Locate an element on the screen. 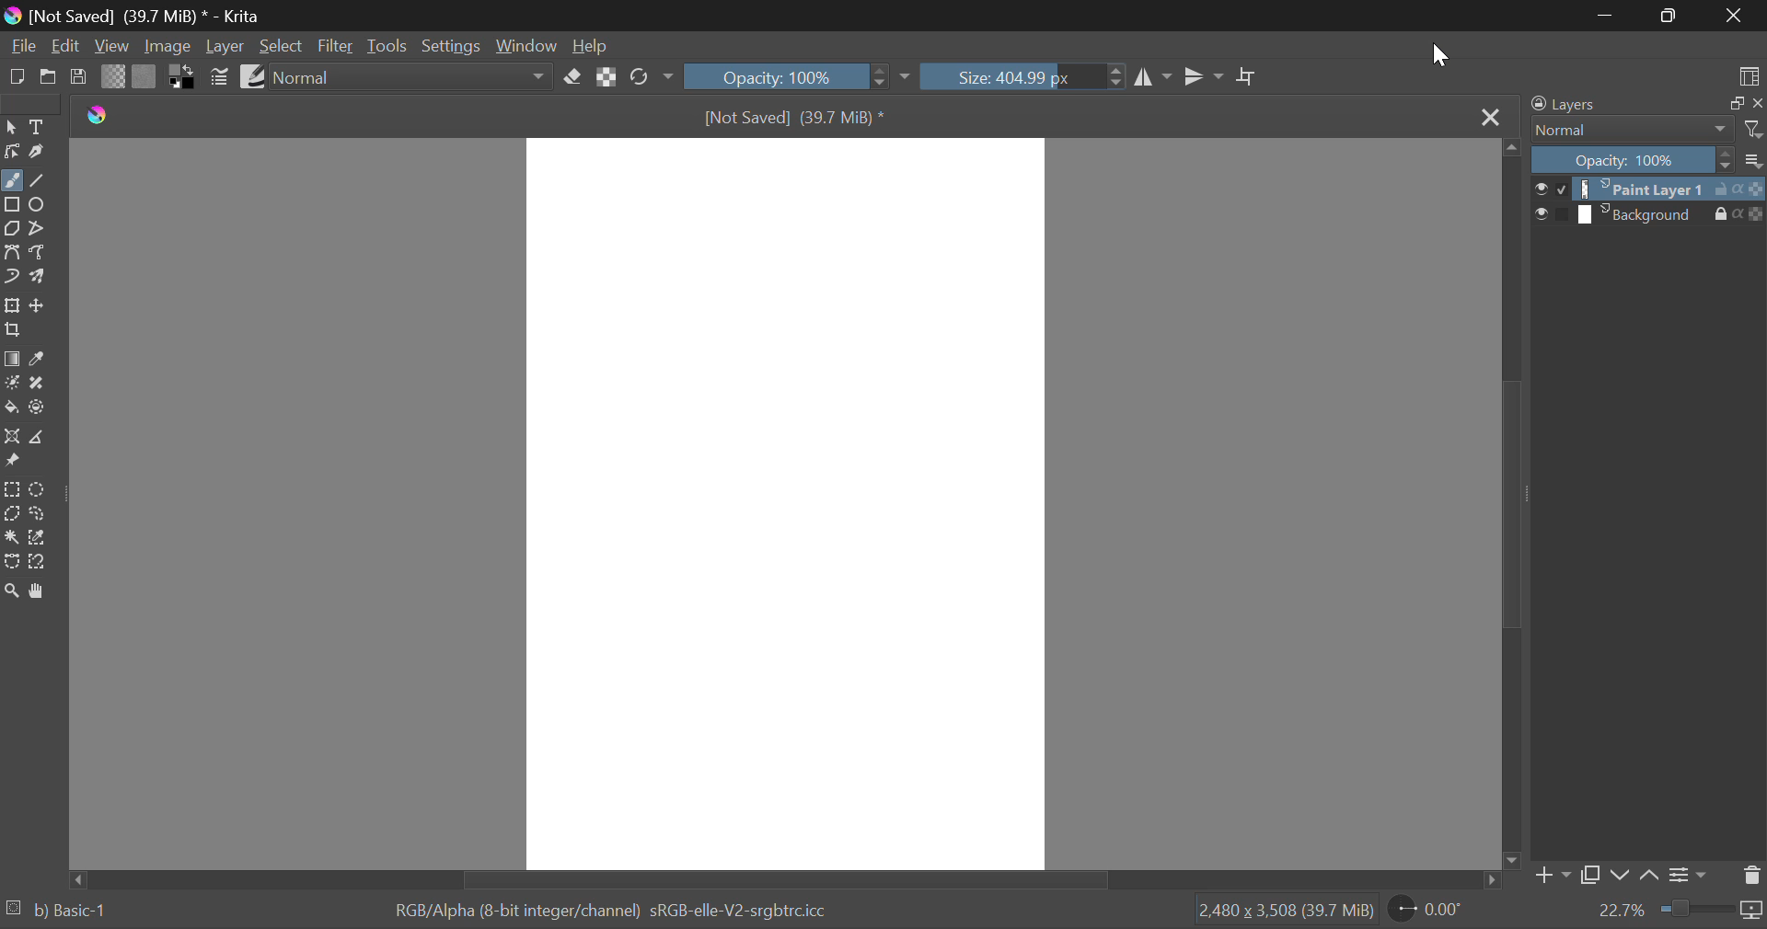 The height and width of the screenshot is (929, 1767). Layer is located at coordinates (225, 48).